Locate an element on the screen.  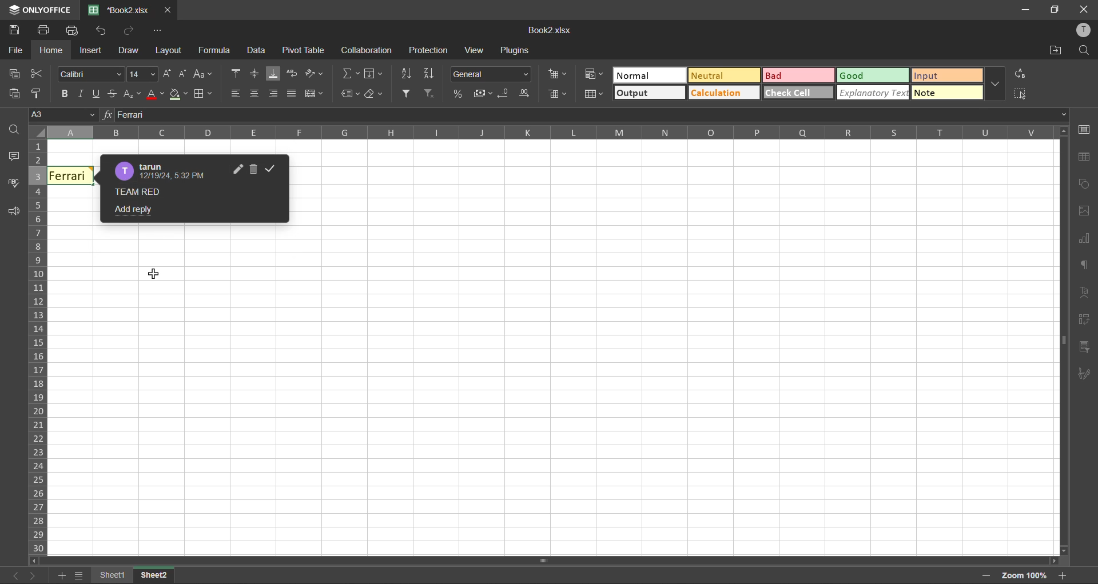
cell address is located at coordinates (65, 116).